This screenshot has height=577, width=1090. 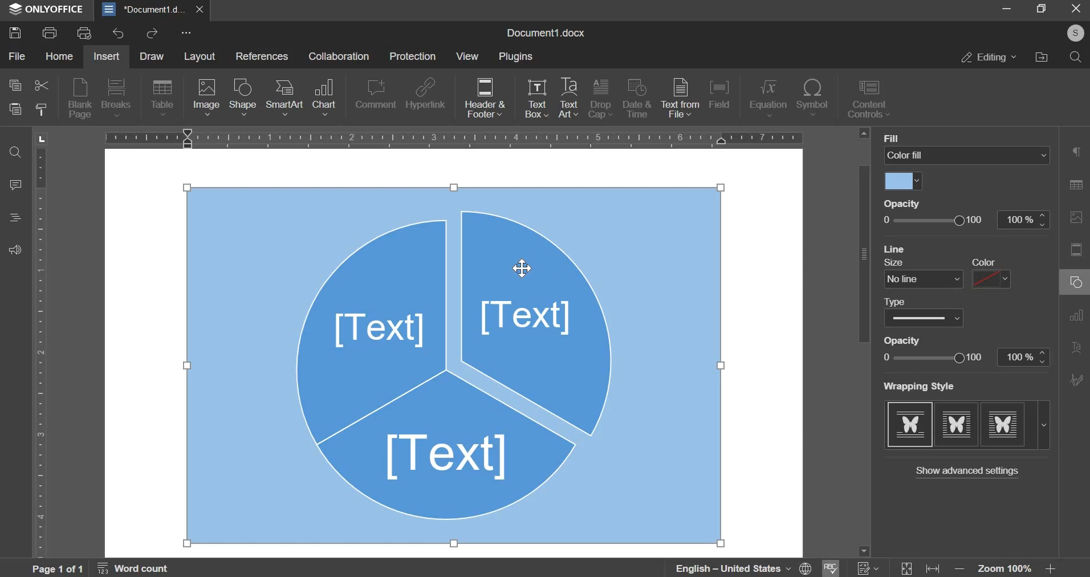 I want to click on protection, so click(x=412, y=56).